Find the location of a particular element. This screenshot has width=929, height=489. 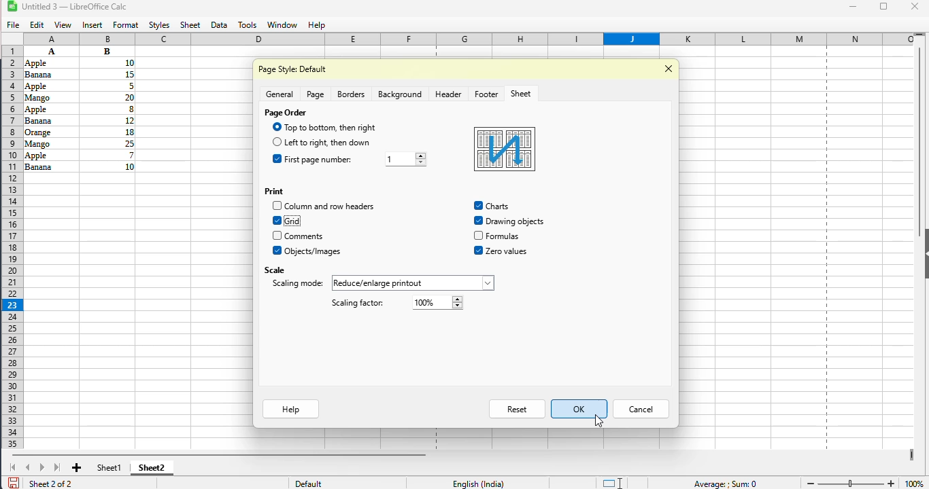

100% (zoom level) is located at coordinates (915, 481).